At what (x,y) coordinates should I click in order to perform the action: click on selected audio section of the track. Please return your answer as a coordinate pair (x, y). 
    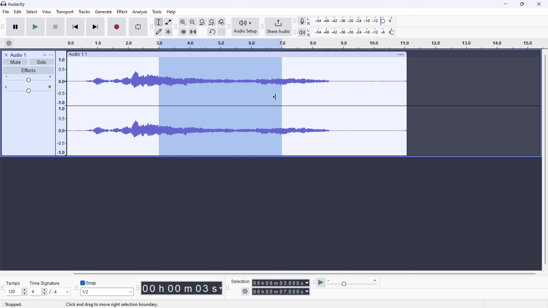
    Looking at the image, I should click on (220, 109).